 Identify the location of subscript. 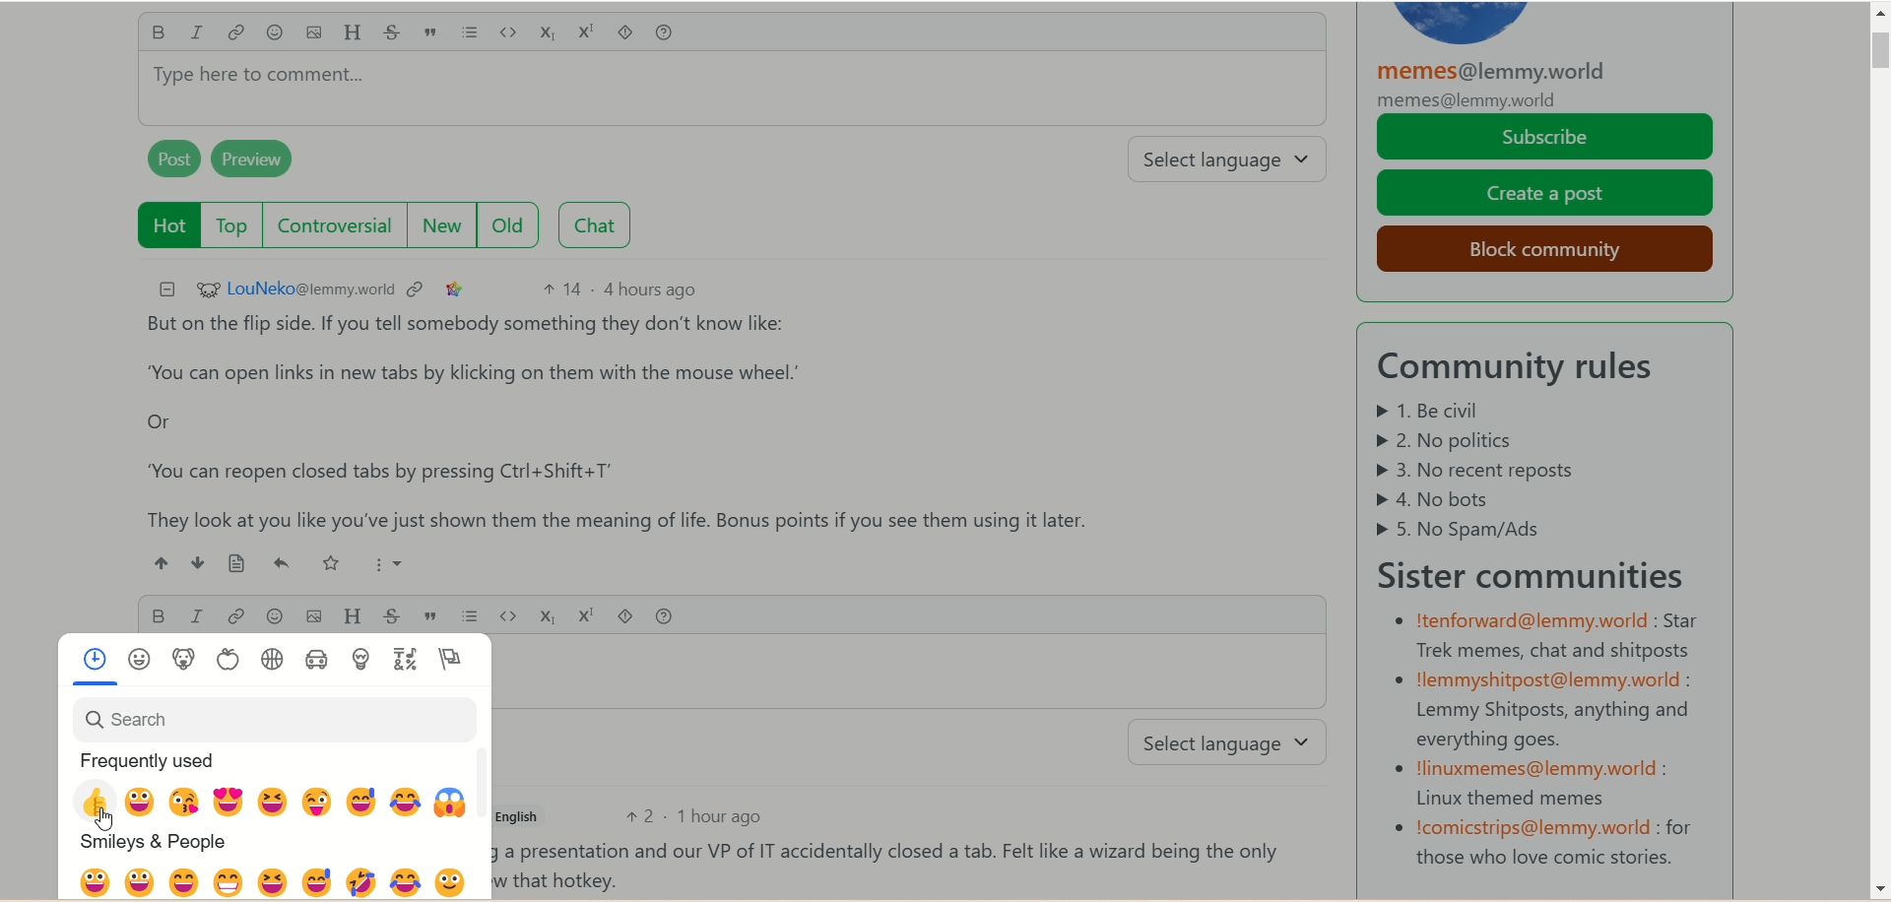
(551, 35).